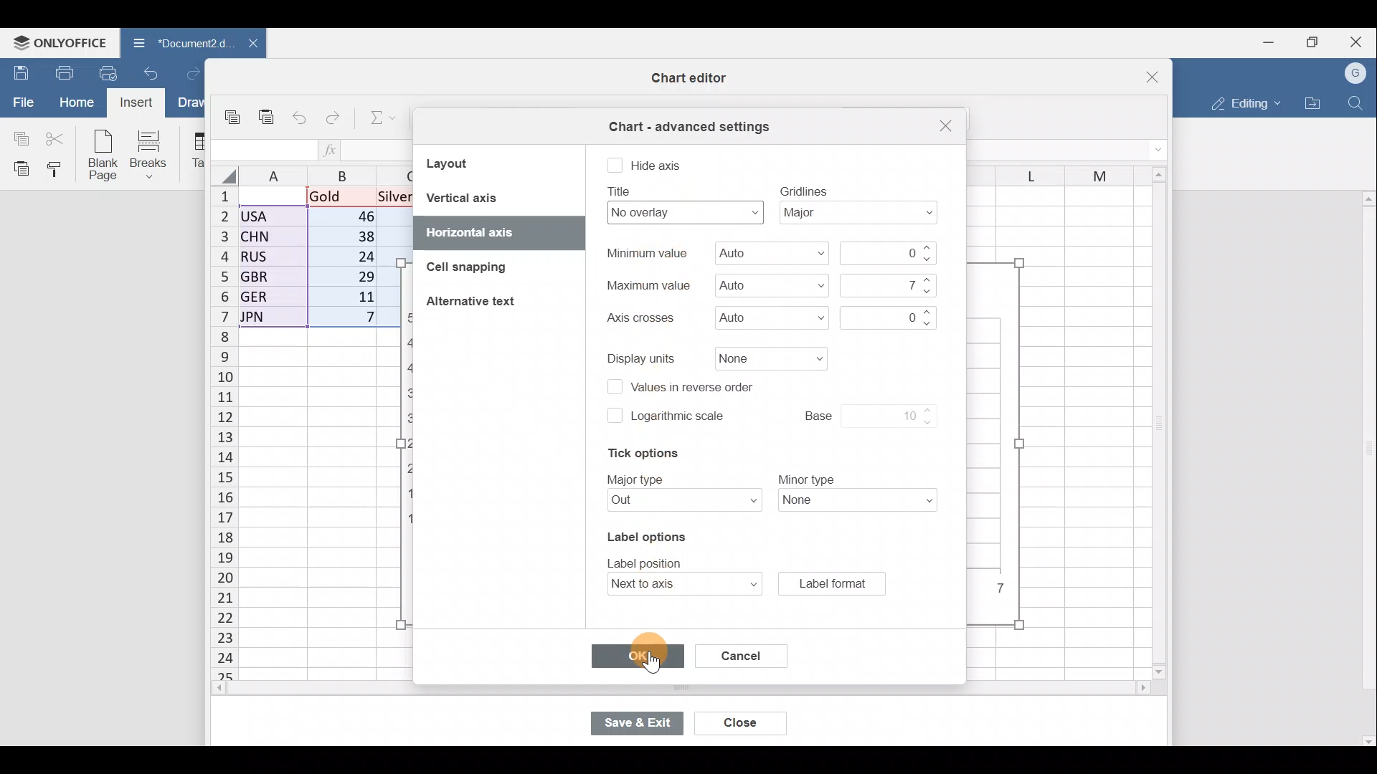  I want to click on Quick print, so click(109, 73).